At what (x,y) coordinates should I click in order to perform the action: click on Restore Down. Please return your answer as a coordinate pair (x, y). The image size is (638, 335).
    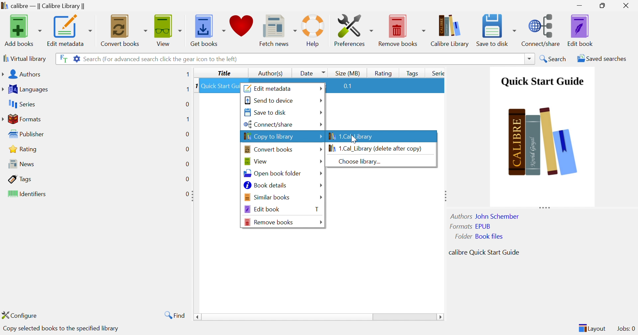
    Looking at the image, I should click on (603, 5).